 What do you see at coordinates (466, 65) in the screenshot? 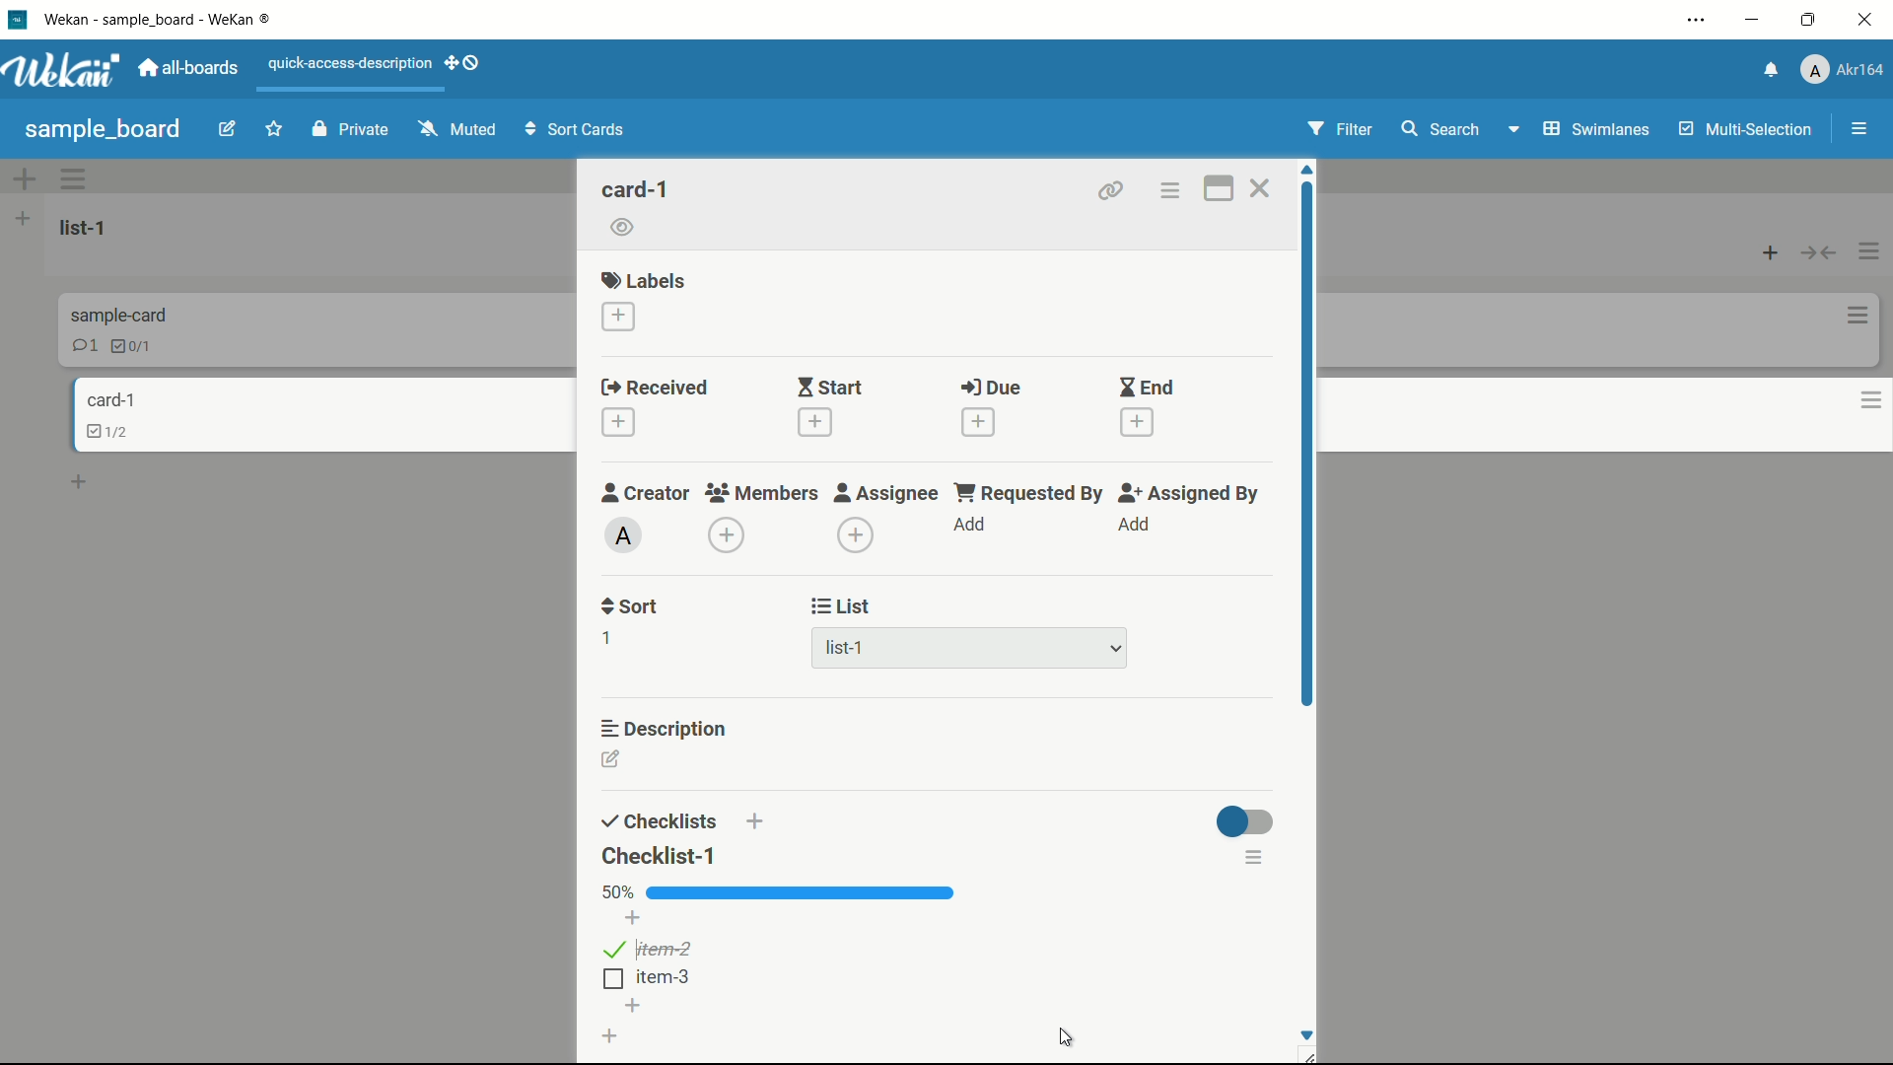
I see `dekstop drag bar` at bounding box center [466, 65].